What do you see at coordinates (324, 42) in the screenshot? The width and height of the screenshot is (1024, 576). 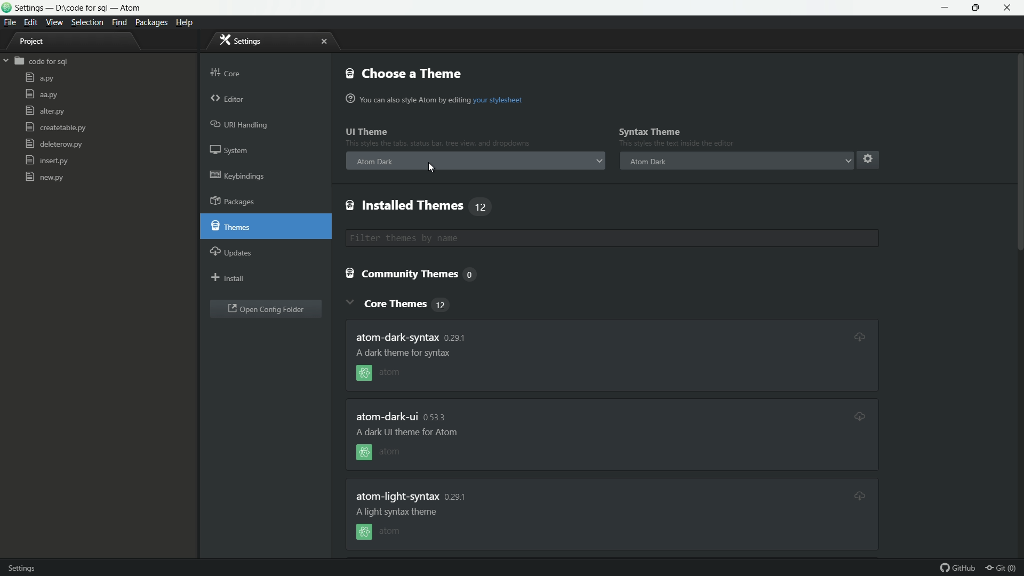 I see `close` at bounding box center [324, 42].